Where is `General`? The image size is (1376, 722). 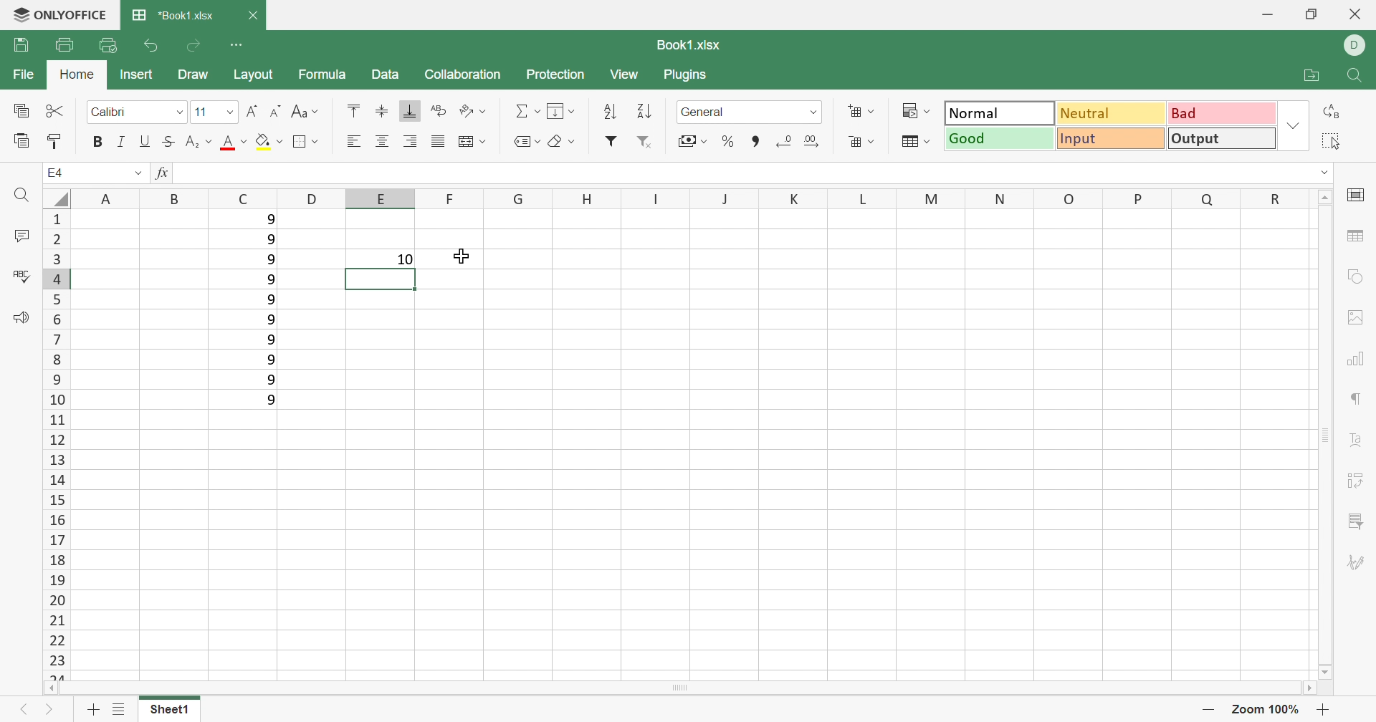 General is located at coordinates (702, 112).